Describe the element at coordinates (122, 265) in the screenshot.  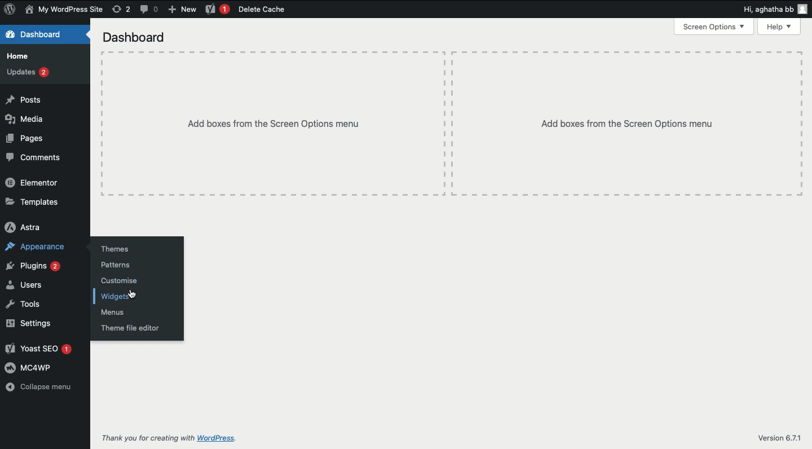
I see `Patterns` at that location.